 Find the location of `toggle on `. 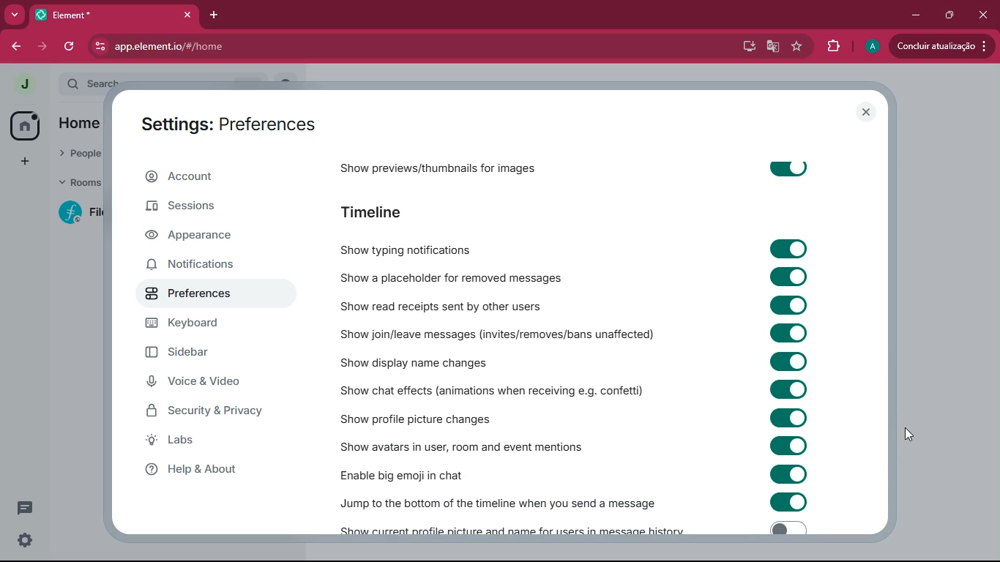

toggle on  is located at coordinates (787, 528).